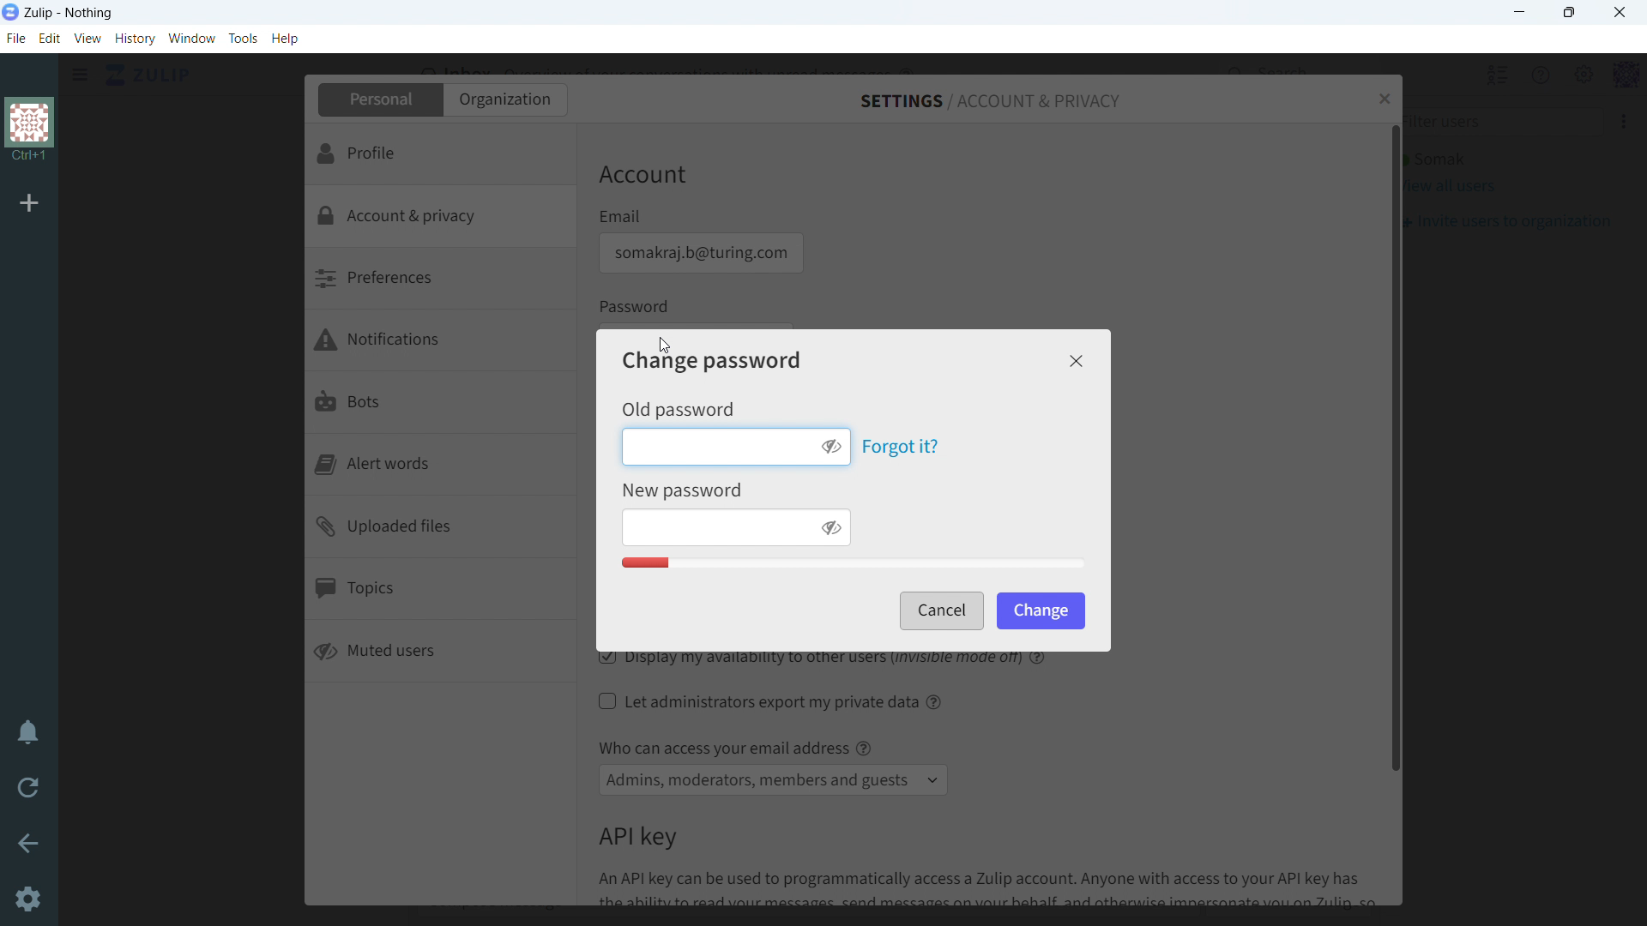 Image resolution: width=1647 pixels, height=926 pixels. I want to click on file, so click(16, 38).